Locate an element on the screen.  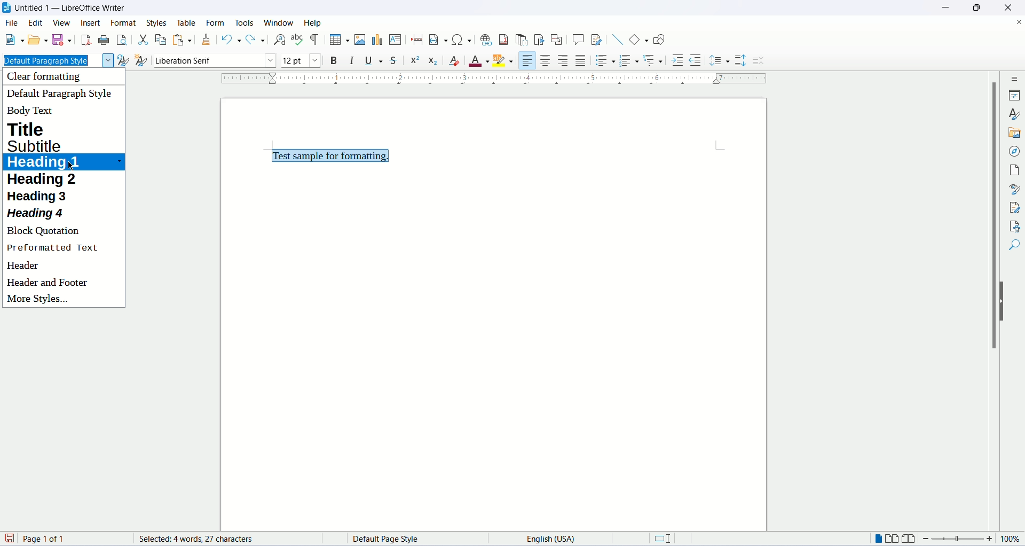
highlighting color is located at coordinates (507, 61).